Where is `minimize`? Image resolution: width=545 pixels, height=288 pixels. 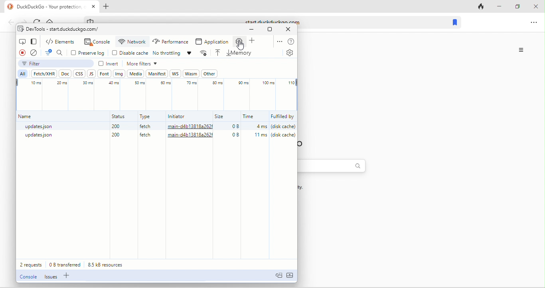
minimize is located at coordinates (500, 5).